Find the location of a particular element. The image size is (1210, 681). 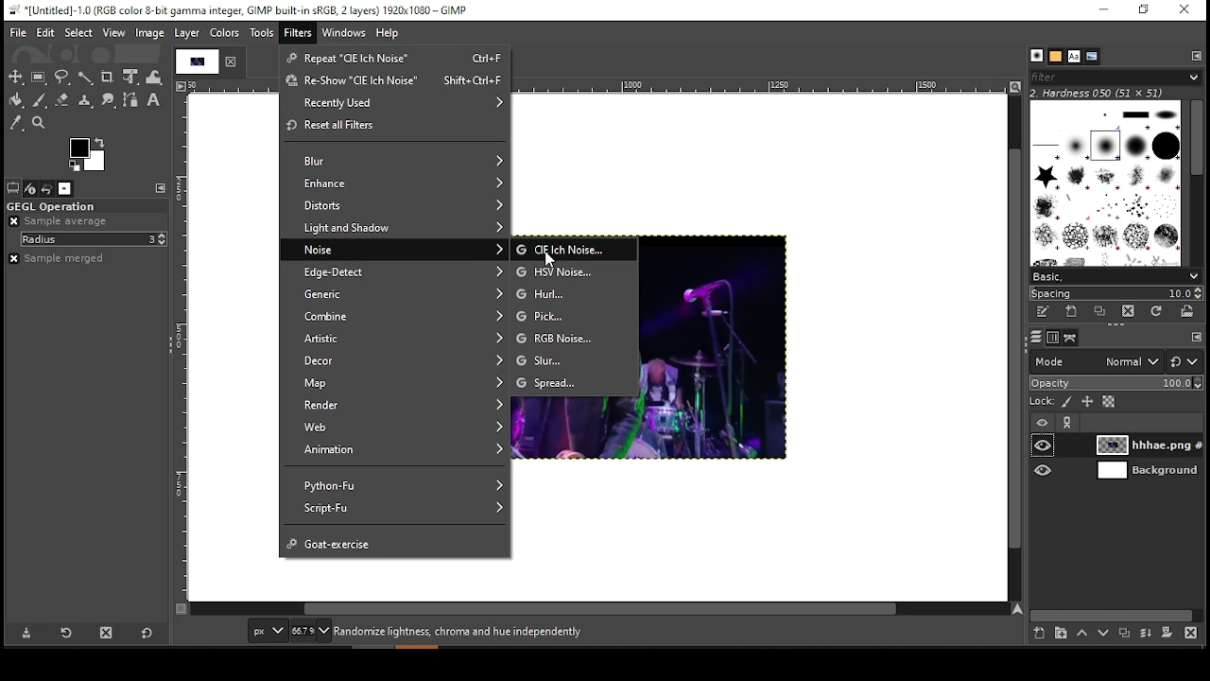

zoom status is located at coordinates (311, 630).